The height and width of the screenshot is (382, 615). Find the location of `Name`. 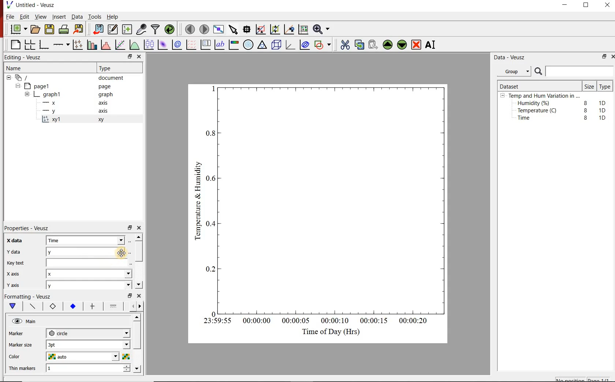

Name is located at coordinates (20, 69).